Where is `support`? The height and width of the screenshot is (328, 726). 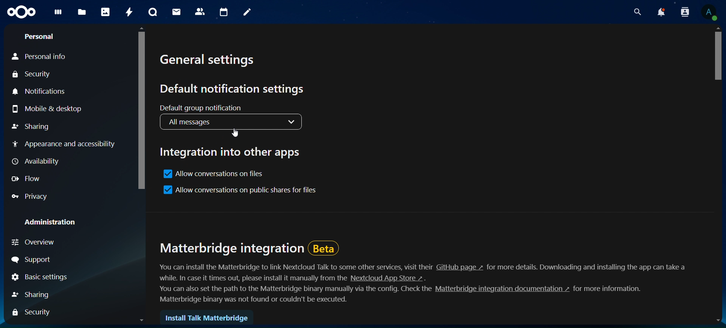
support is located at coordinates (34, 259).